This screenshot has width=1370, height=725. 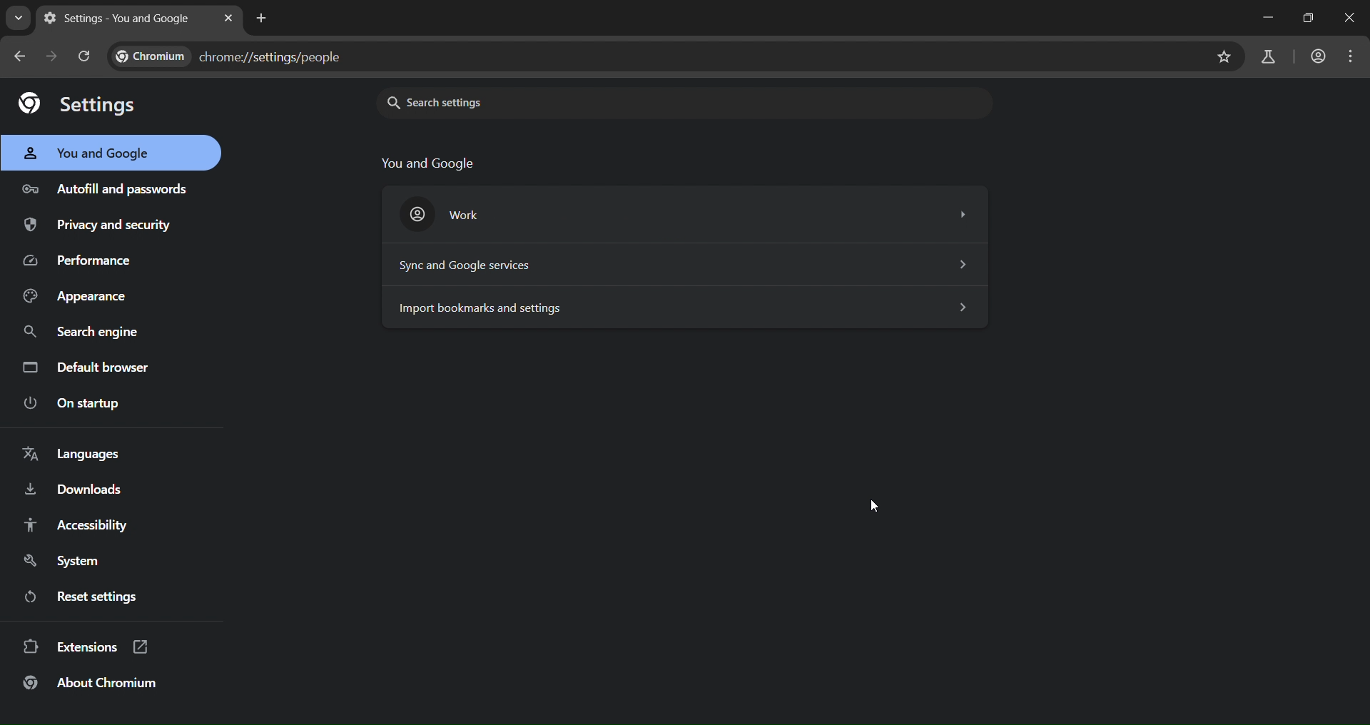 I want to click on rivacy and security, so click(x=108, y=226).